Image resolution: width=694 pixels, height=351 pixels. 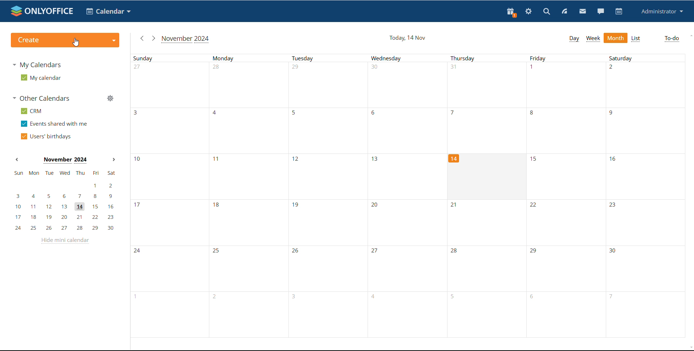 I want to click on hide mini calendar, so click(x=65, y=240).